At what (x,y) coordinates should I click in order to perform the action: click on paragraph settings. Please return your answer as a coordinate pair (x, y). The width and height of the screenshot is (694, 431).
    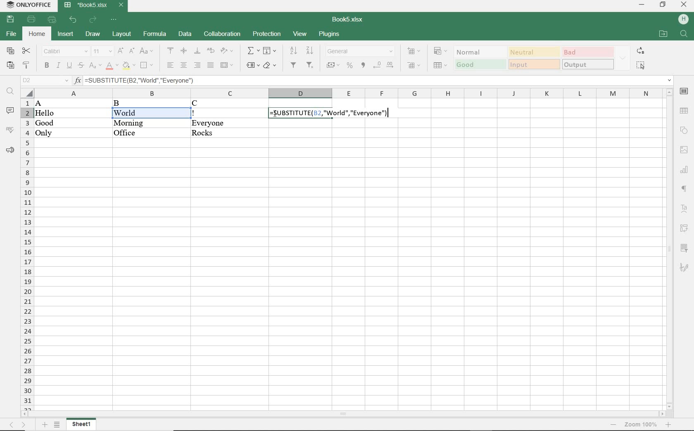
    Looking at the image, I should click on (684, 189).